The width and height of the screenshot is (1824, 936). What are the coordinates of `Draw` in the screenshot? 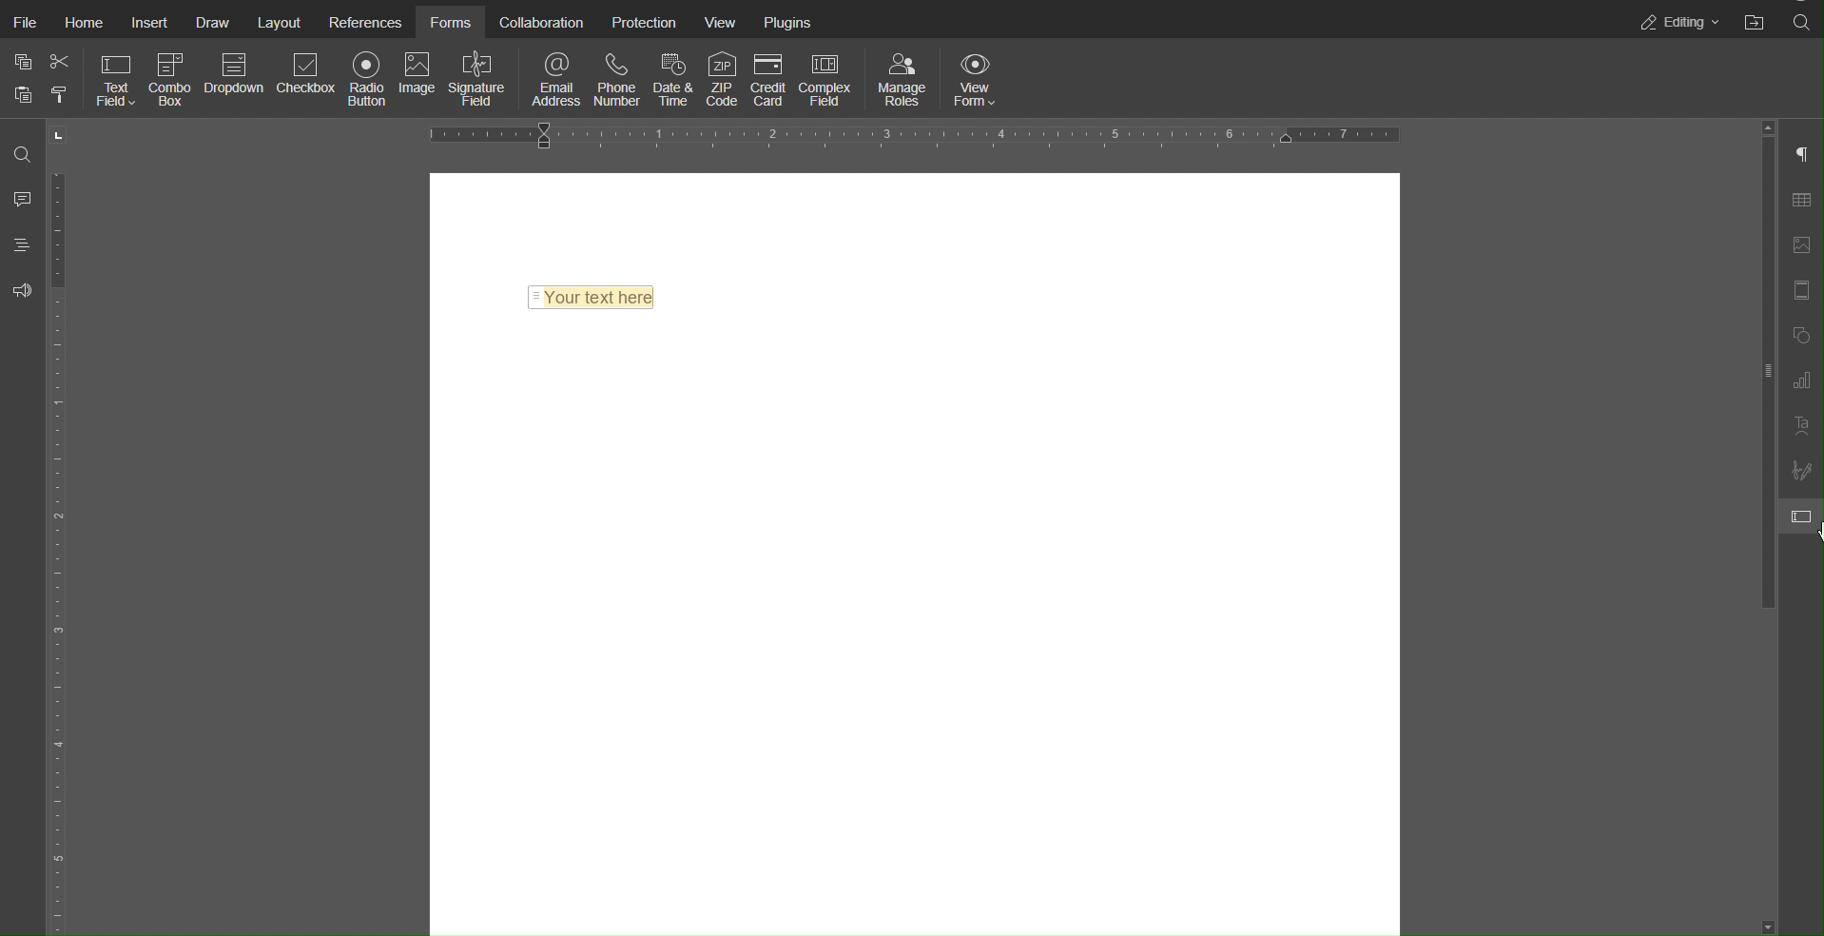 It's located at (210, 24).